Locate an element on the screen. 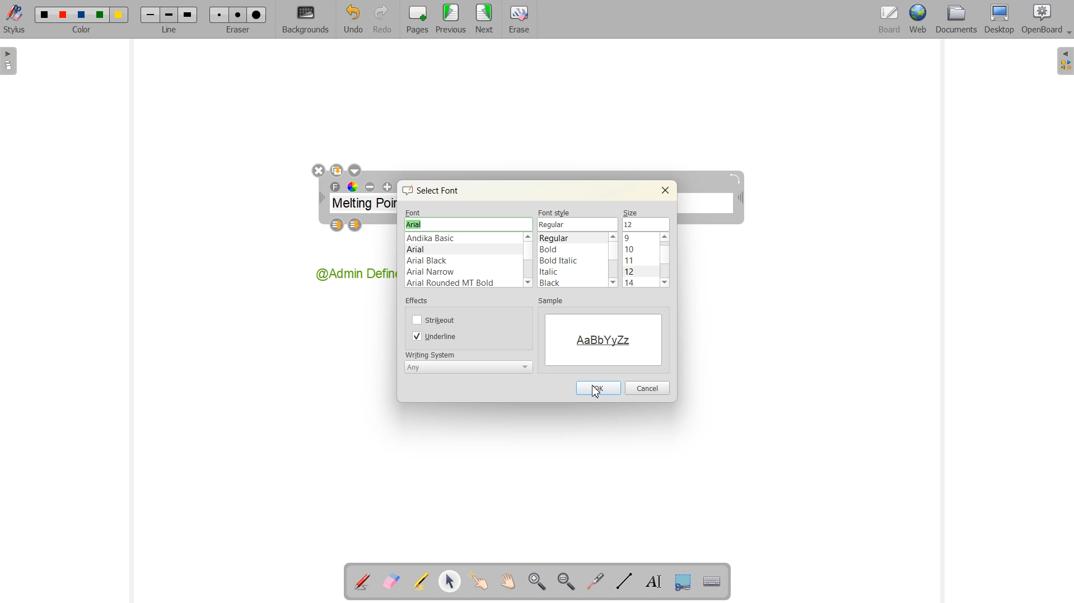  Highlight is located at coordinates (422, 582).